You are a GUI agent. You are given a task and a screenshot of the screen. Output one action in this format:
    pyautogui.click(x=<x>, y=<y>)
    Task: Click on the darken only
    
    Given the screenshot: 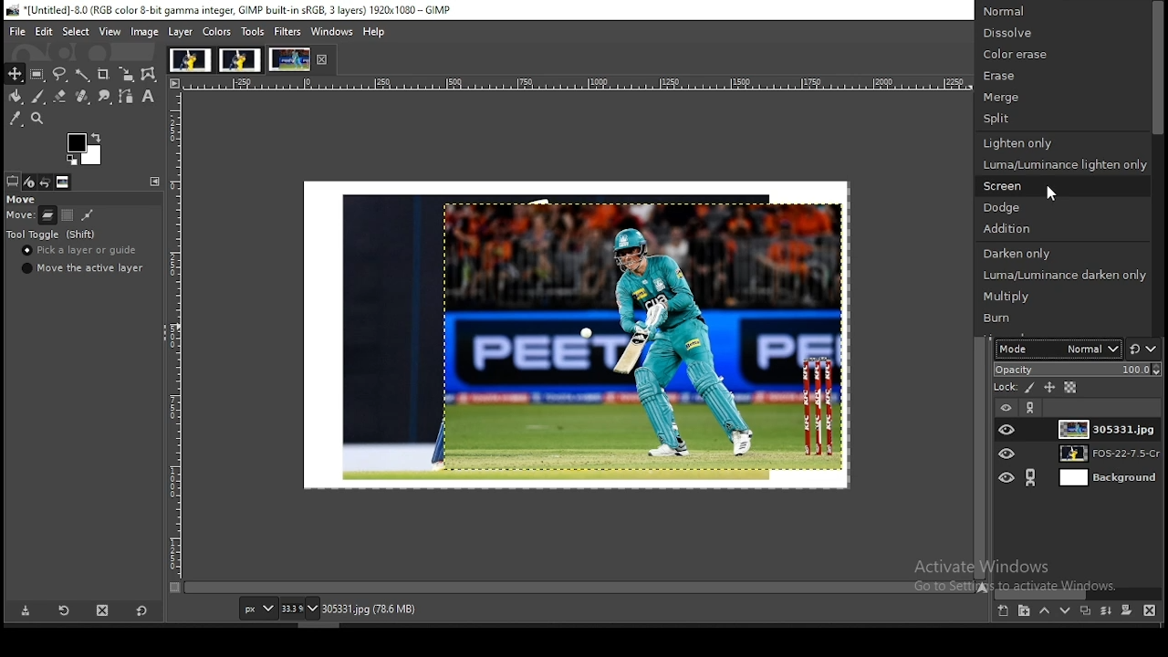 What is the action you would take?
    pyautogui.click(x=1062, y=253)
    